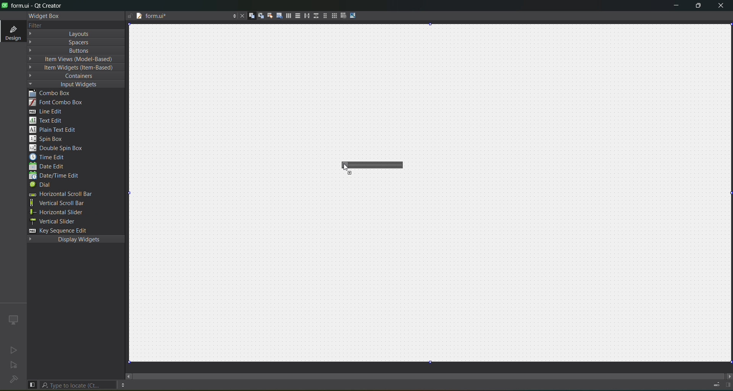 The height and width of the screenshot is (391, 733). I want to click on tab order, so click(277, 16).